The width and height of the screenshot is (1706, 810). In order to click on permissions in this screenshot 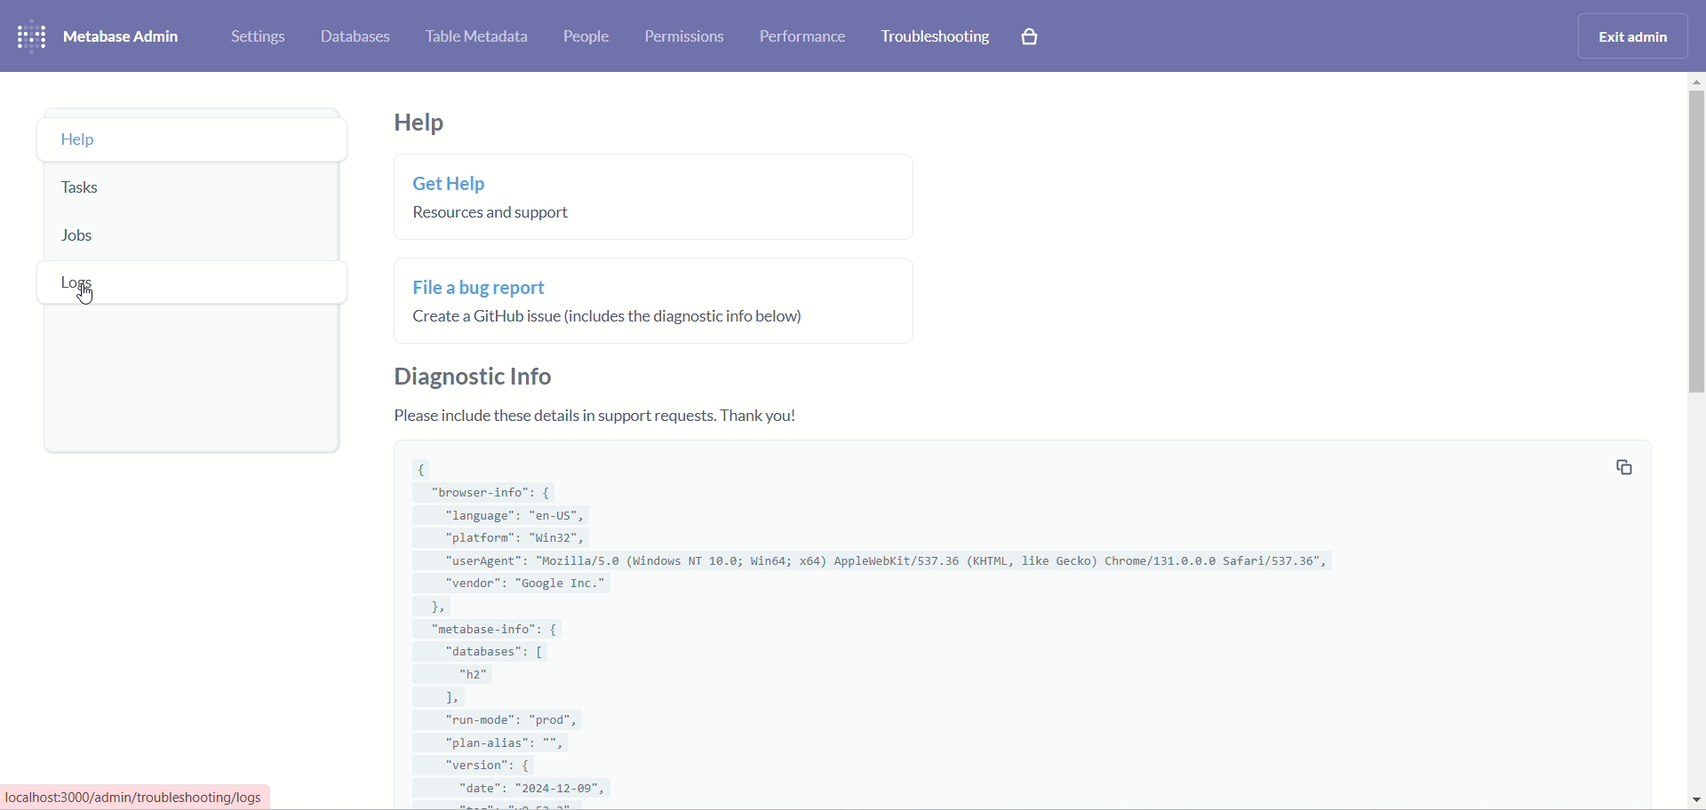, I will do `click(683, 36)`.